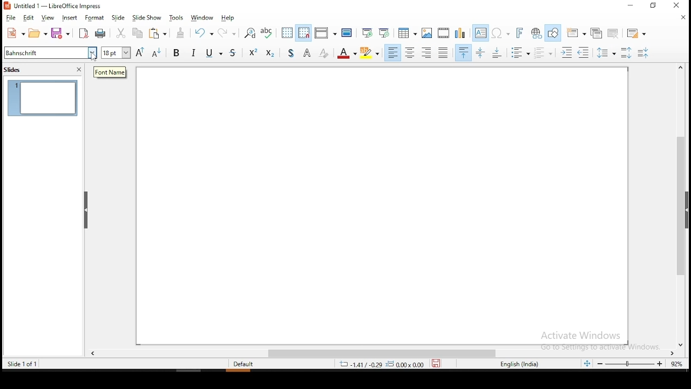  I want to click on align top, so click(464, 52).